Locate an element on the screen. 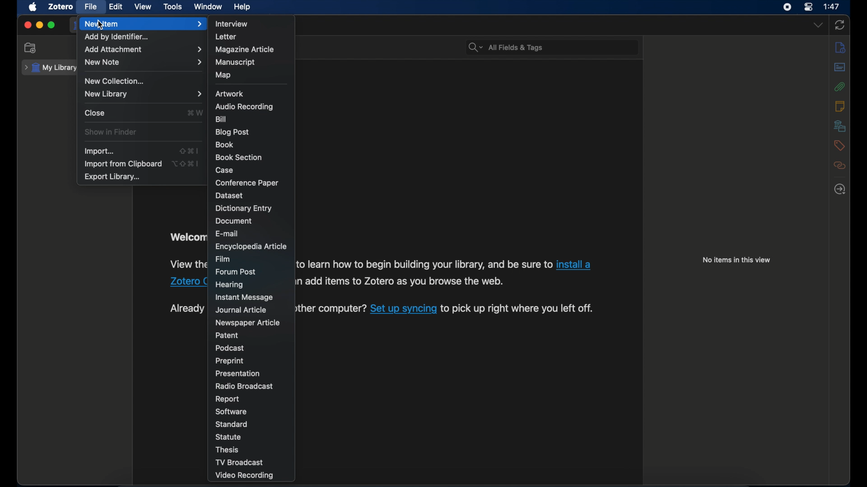  install a is located at coordinates (575, 263).